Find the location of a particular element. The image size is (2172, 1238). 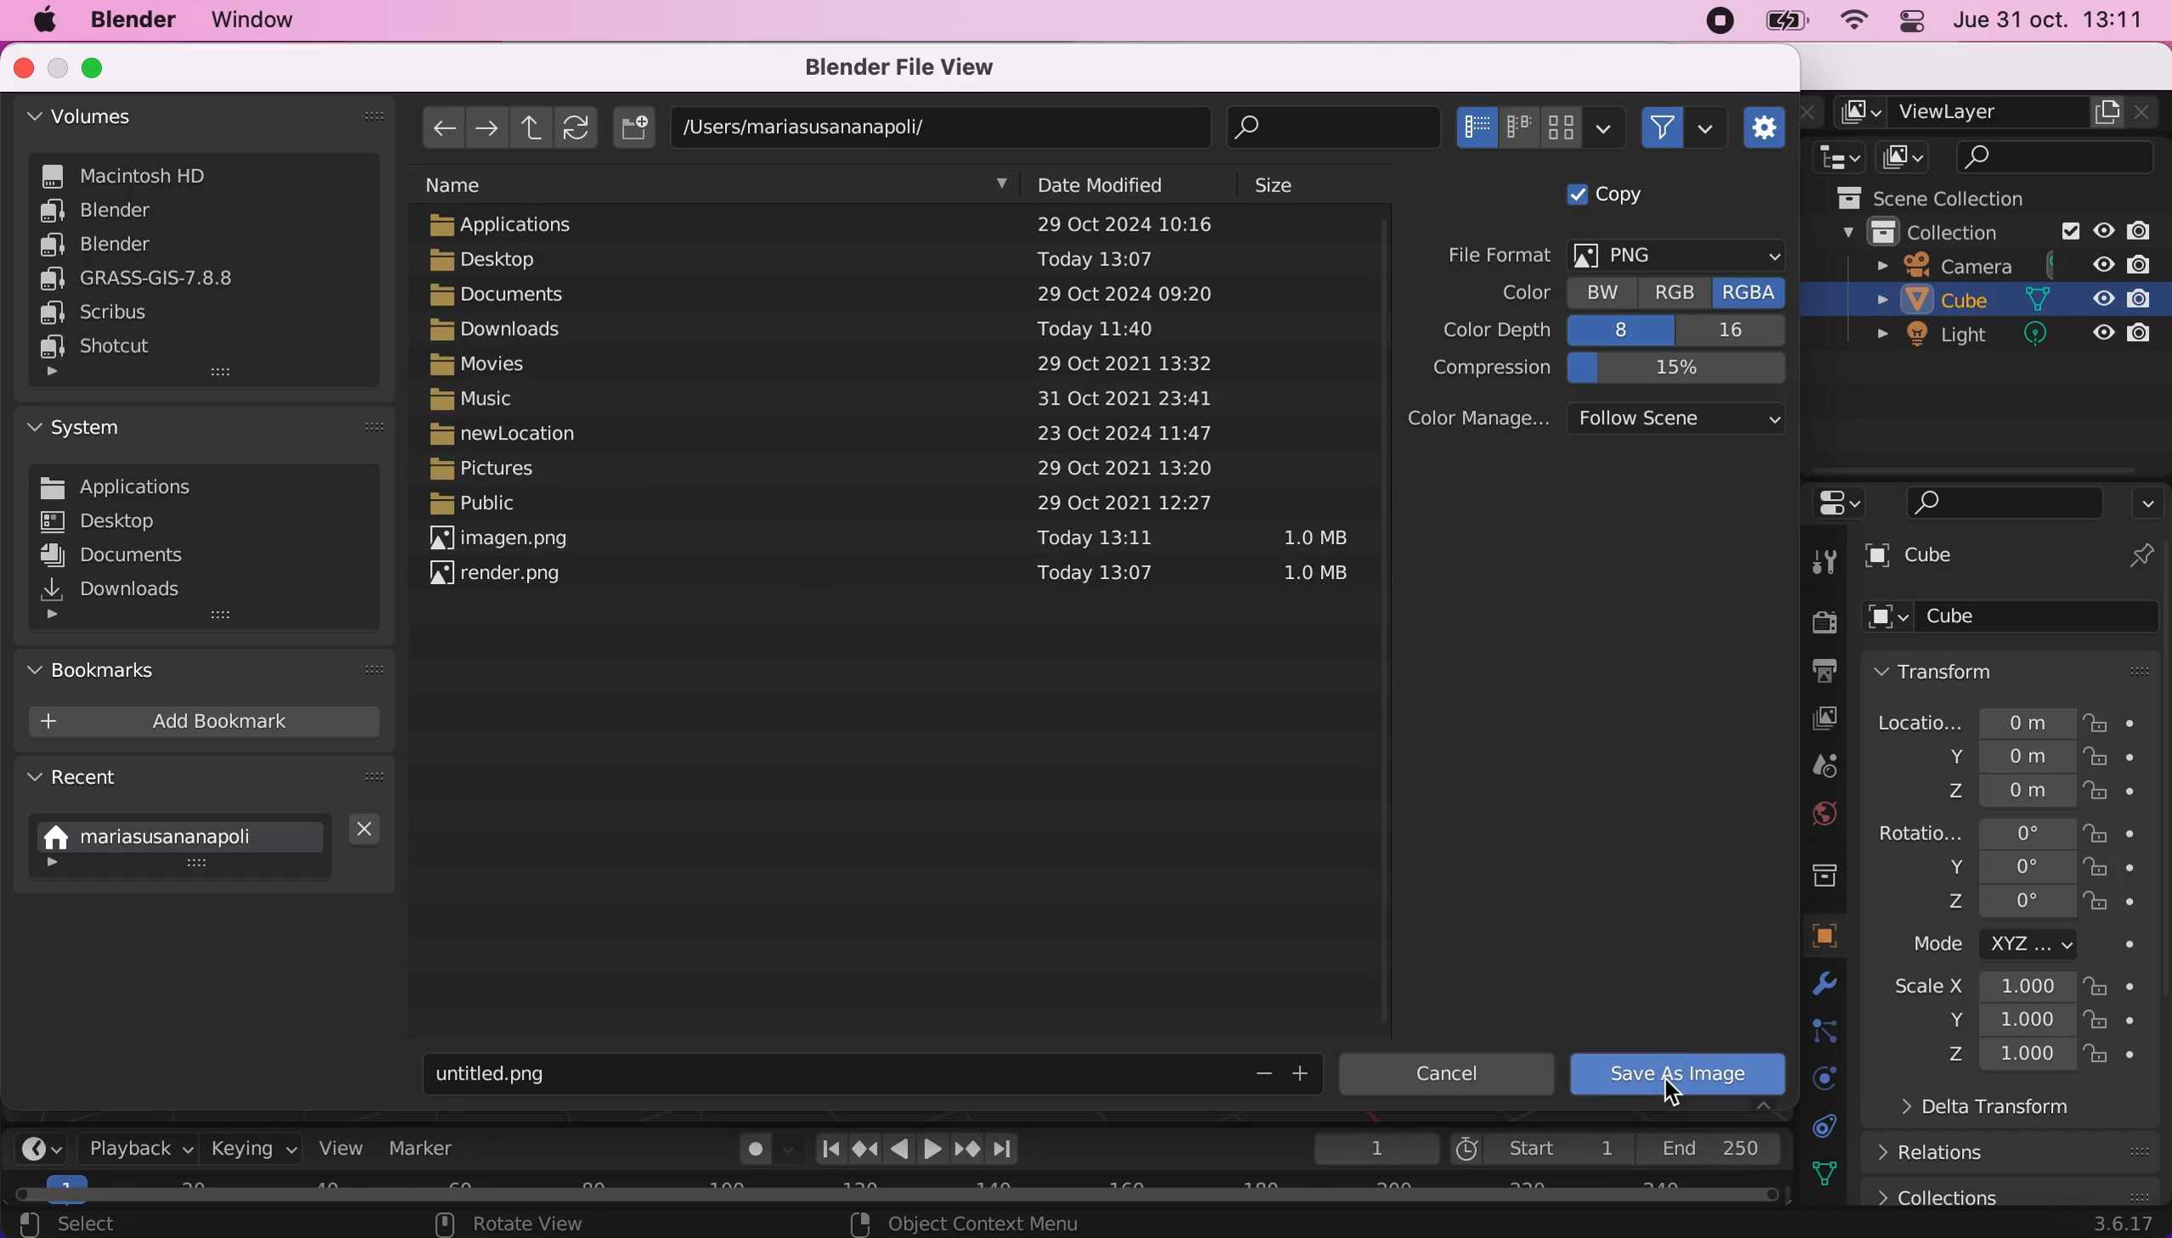

lock is located at coordinates (2117, 872).